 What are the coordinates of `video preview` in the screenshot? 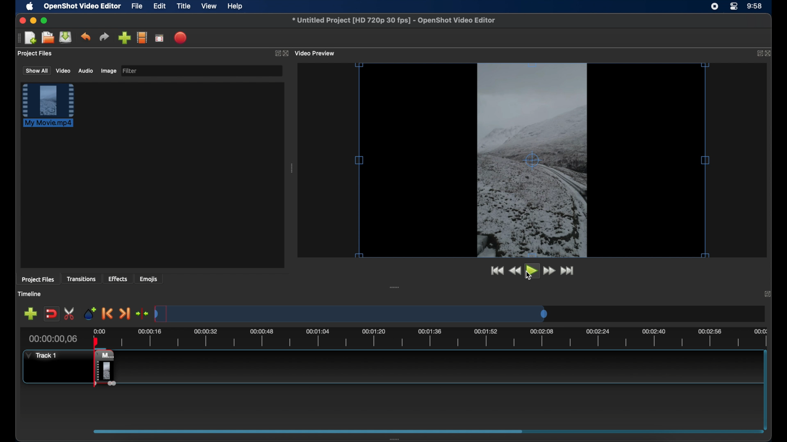 It's located at (316, 54).